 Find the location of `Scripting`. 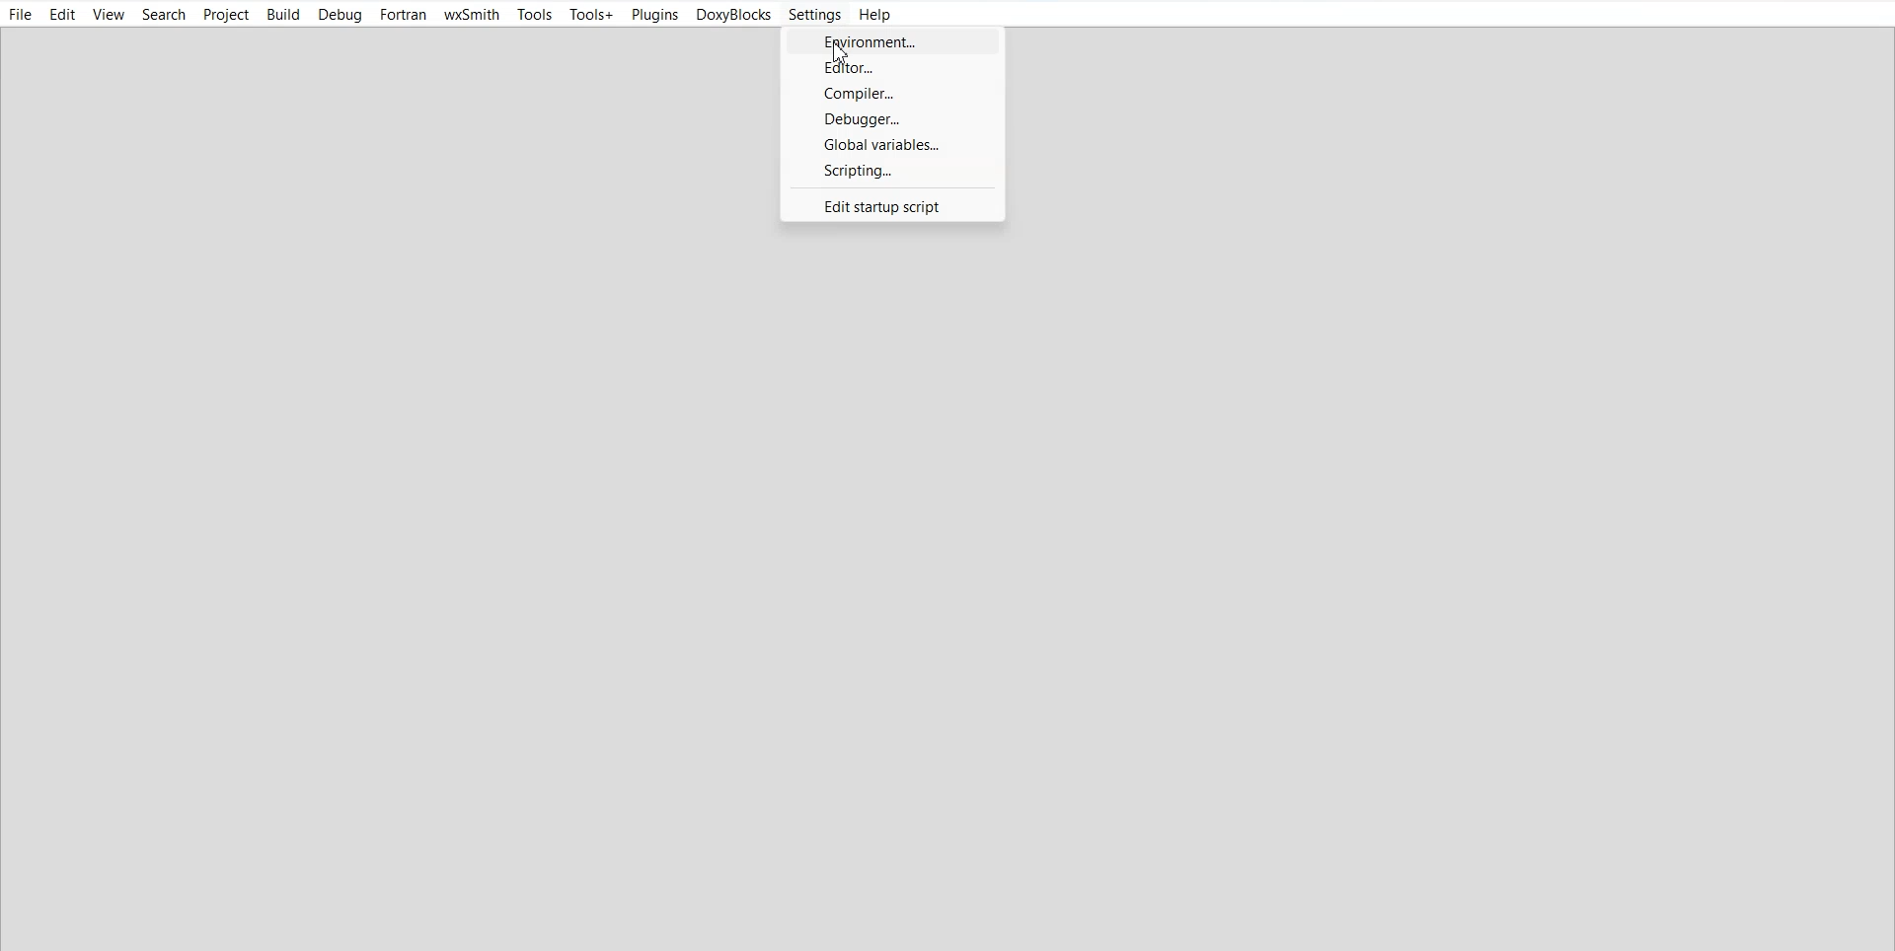

Scripting is located at coordinates (893, 171).